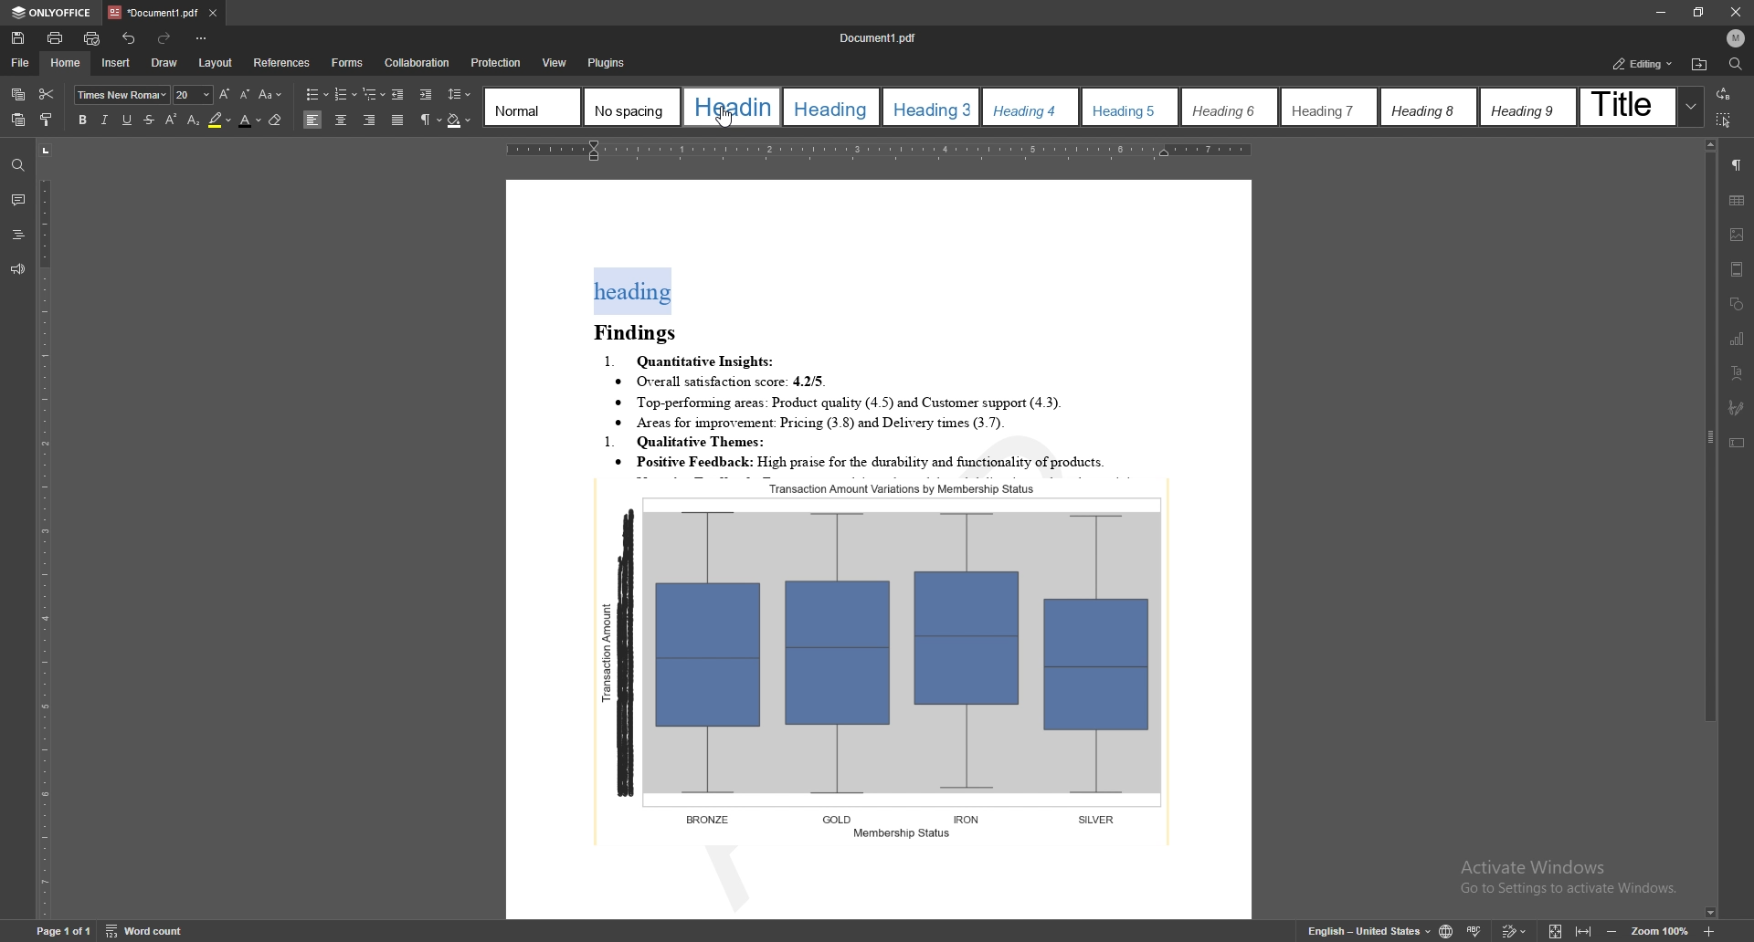  Describe the element at coordinates (694, 439) in the screenshot. I see `1. Qualitative Themes:` at that location.